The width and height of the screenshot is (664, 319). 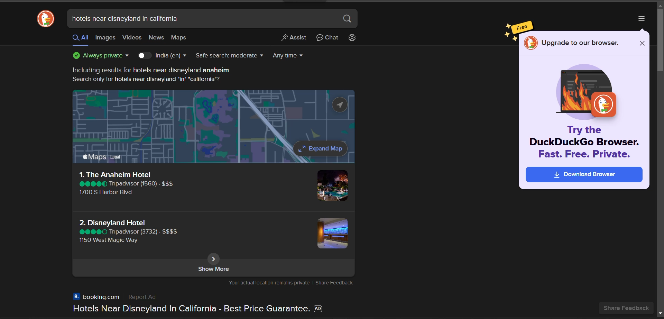 I want to click on maps, so click(x=179, y=38).